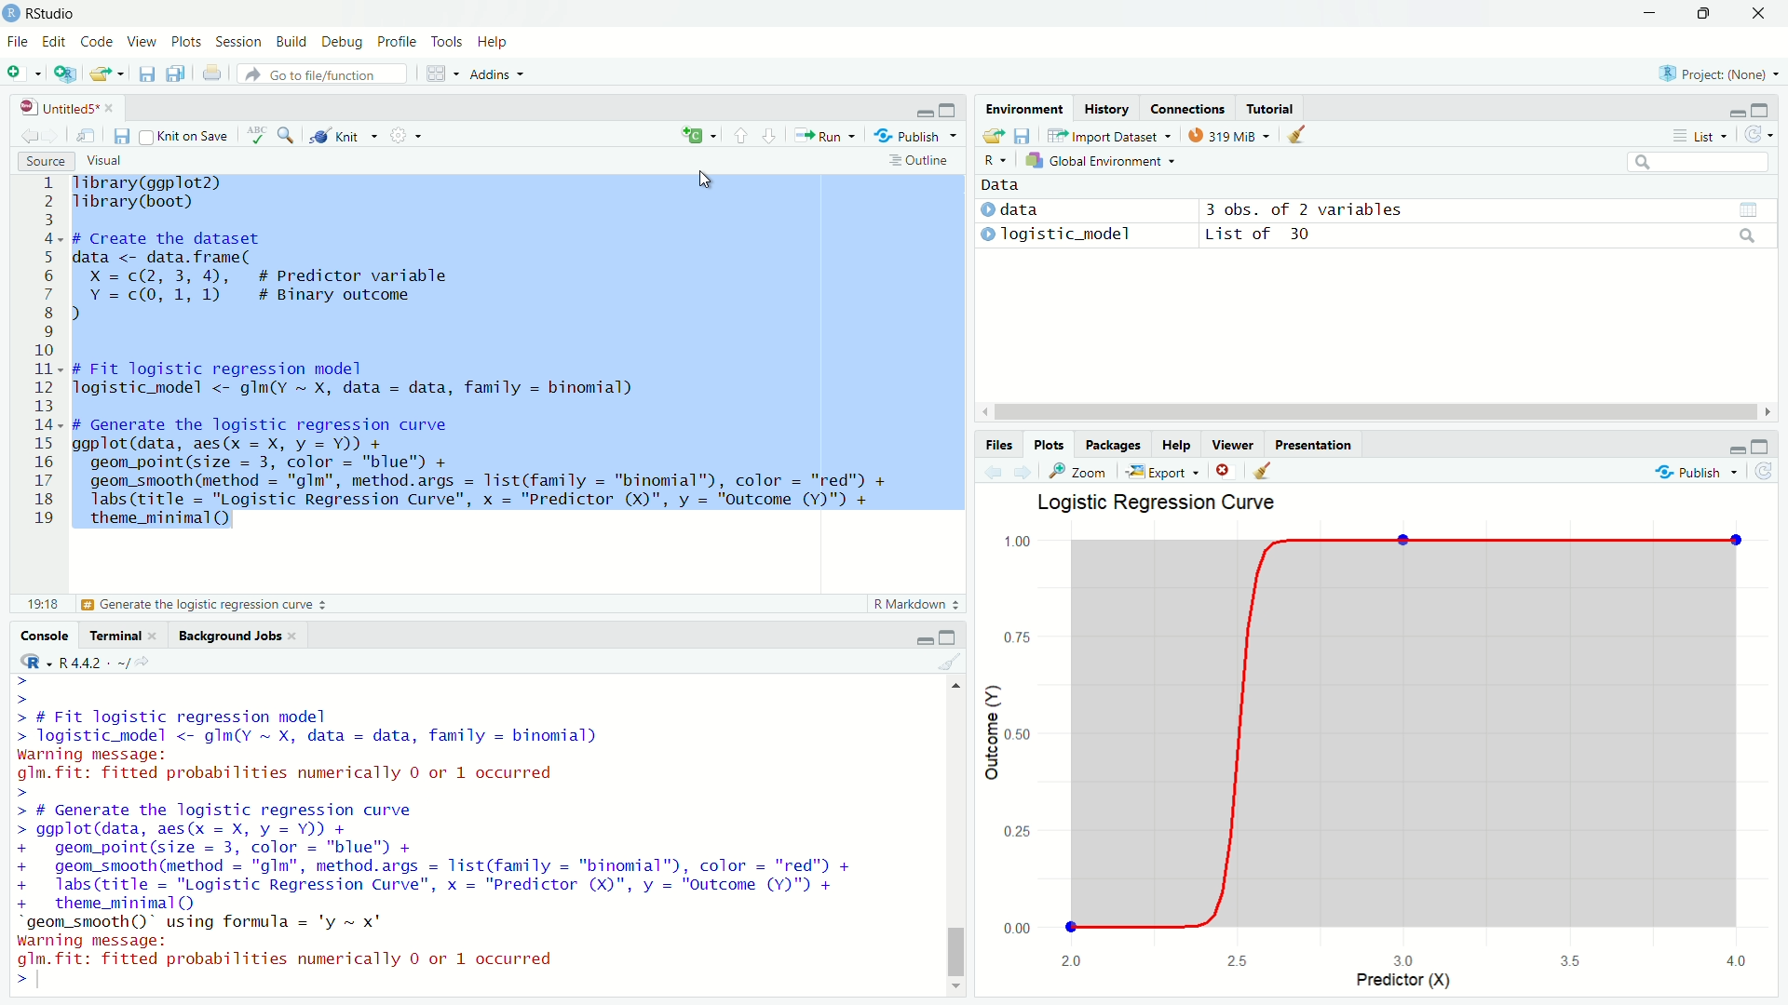 The image size is (1788, 1005). I want to click on Data, so click(1001, 185).